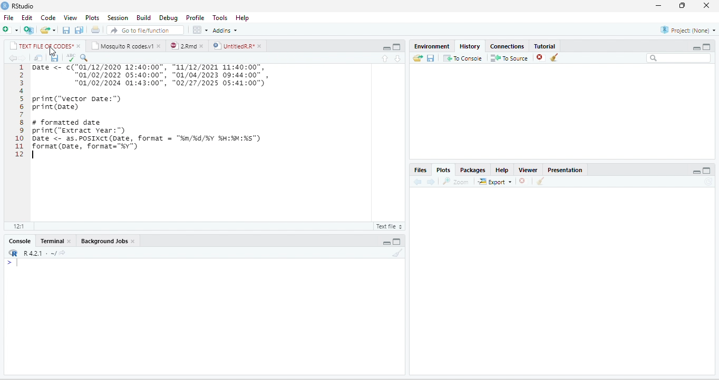 The height and width of the screenshot is (380, 719). What do you see at coordinates (473, 170) in the screenshot?
I see `Packages` at bounding box center [473, 170].